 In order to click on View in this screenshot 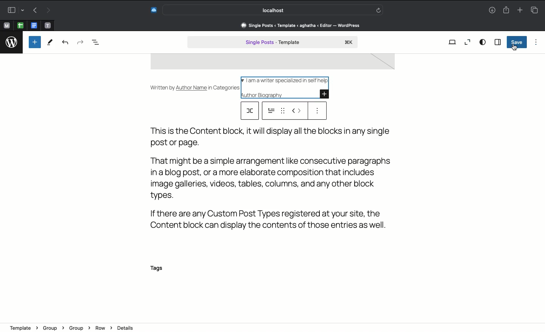, I will do `click(453, 42)`.